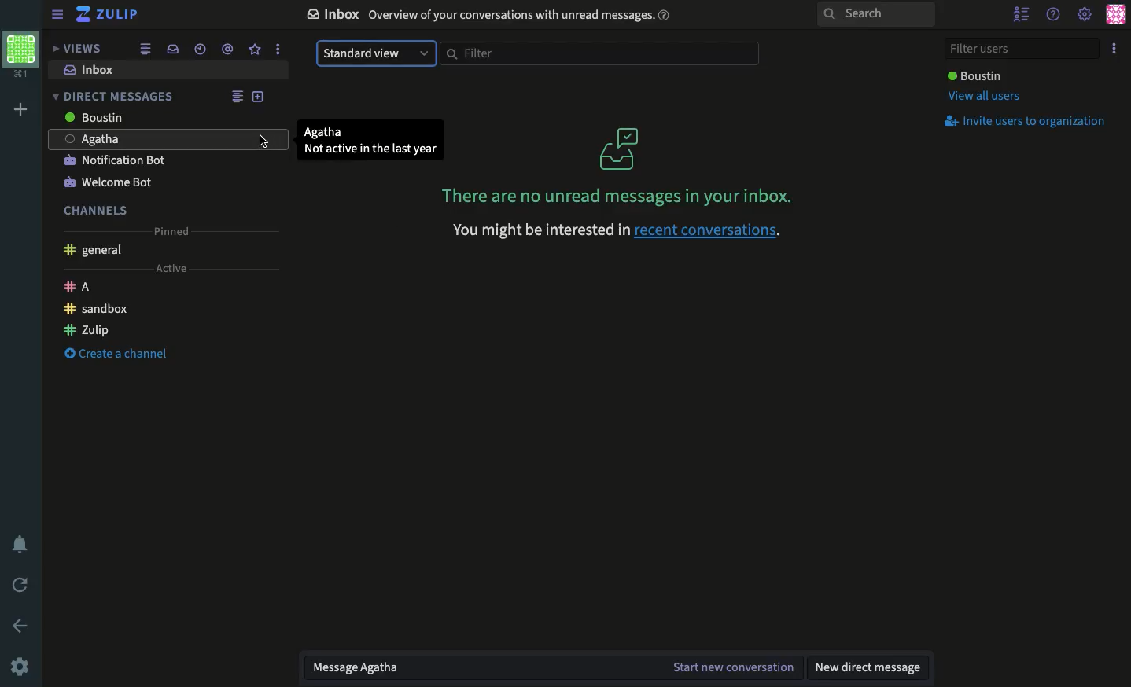 The height and width of the screenshot is (687, 1131). I want to click on No messages in inbox, so click(624, 197).